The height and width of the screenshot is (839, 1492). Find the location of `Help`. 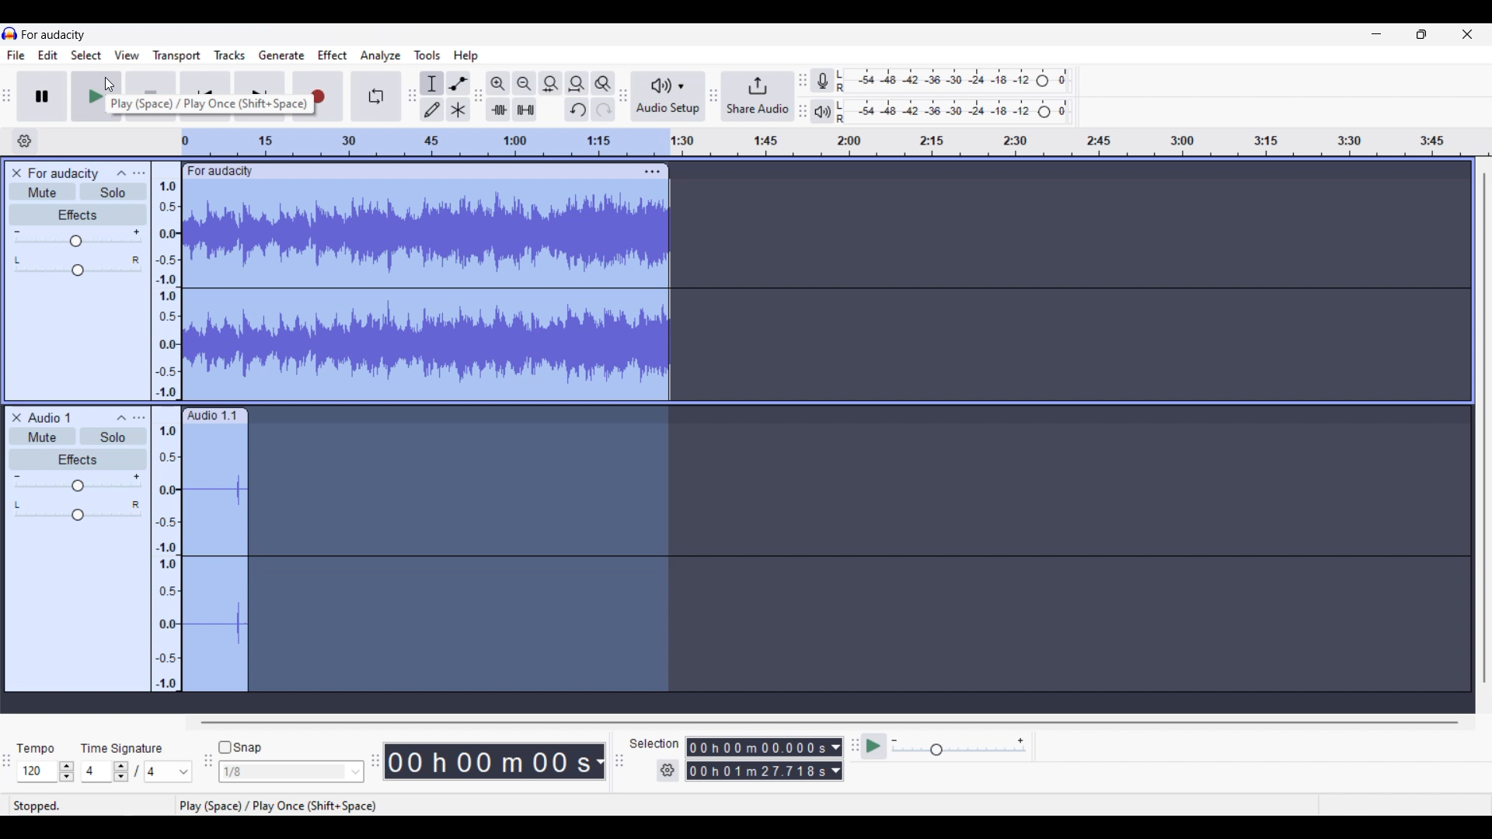

Help is located at coordinates (465, 57).